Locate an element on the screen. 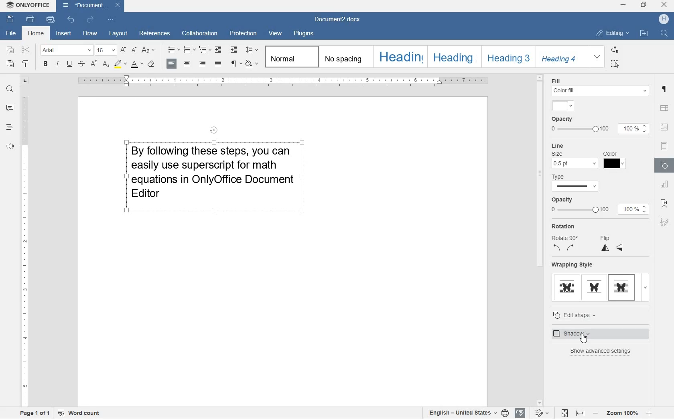 The height and width of the screenshot is (419, 674). italic is located at coordinates (57, 64).